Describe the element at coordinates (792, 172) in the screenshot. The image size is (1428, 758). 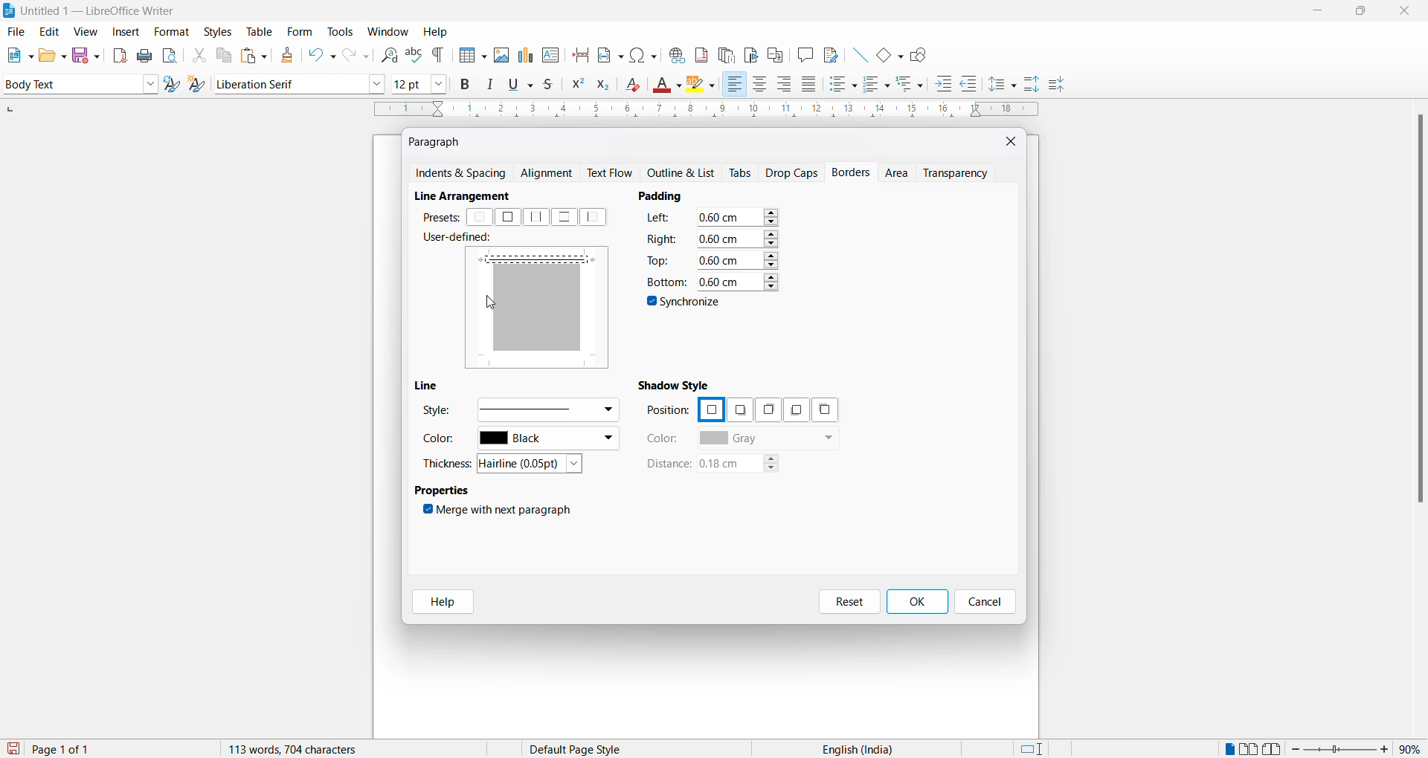
I see `drop caps` at that location.